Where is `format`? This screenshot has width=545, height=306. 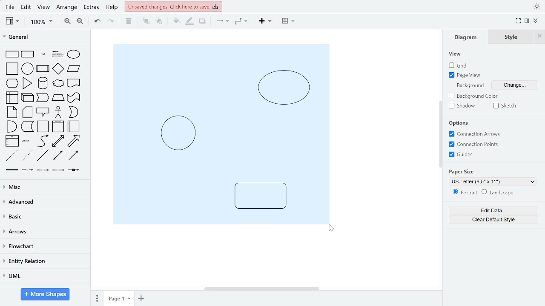
format is located at coordinates (527, 21).